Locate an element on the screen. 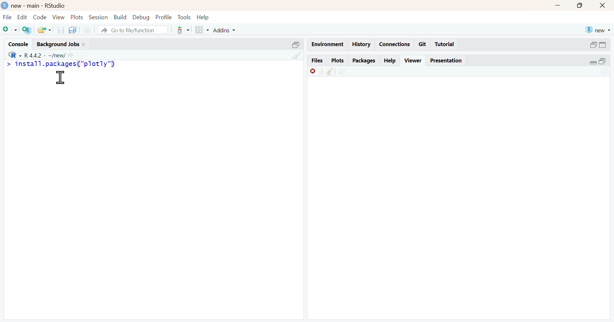 Image resolution: width=614 pixels, height=322 pixels. minimize is located at coordinates (558, 4).